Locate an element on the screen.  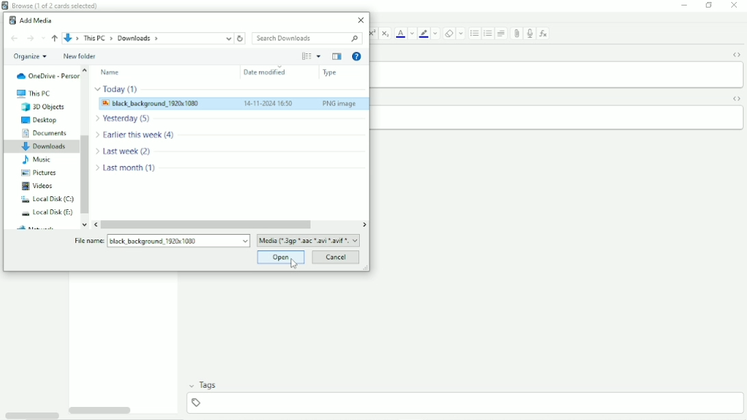
3D Objects is located at coordinates (43, 107).